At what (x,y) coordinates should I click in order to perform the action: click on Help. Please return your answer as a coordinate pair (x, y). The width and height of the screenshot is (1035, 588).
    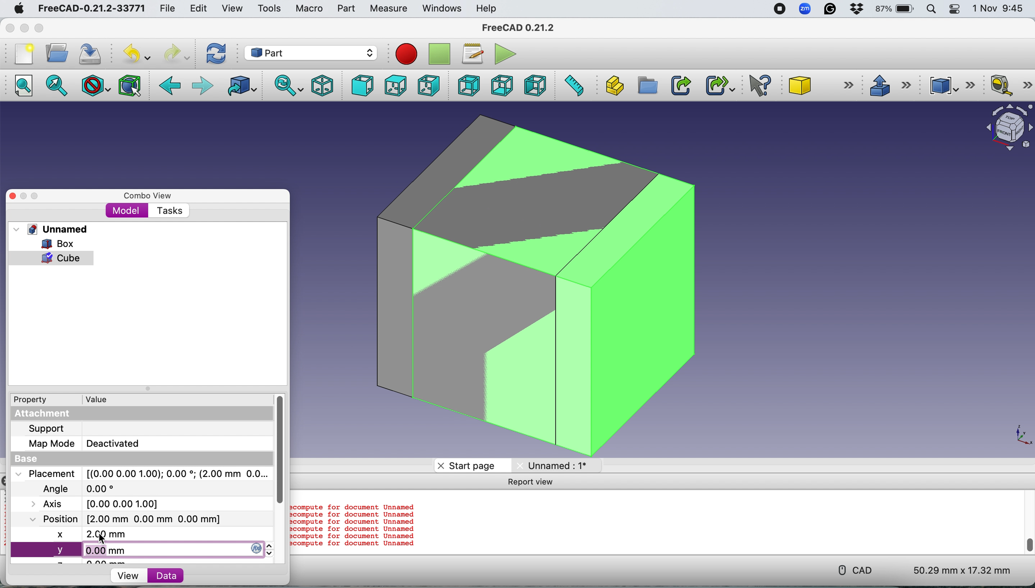
    Looking at the image, I should click on (487, 8).